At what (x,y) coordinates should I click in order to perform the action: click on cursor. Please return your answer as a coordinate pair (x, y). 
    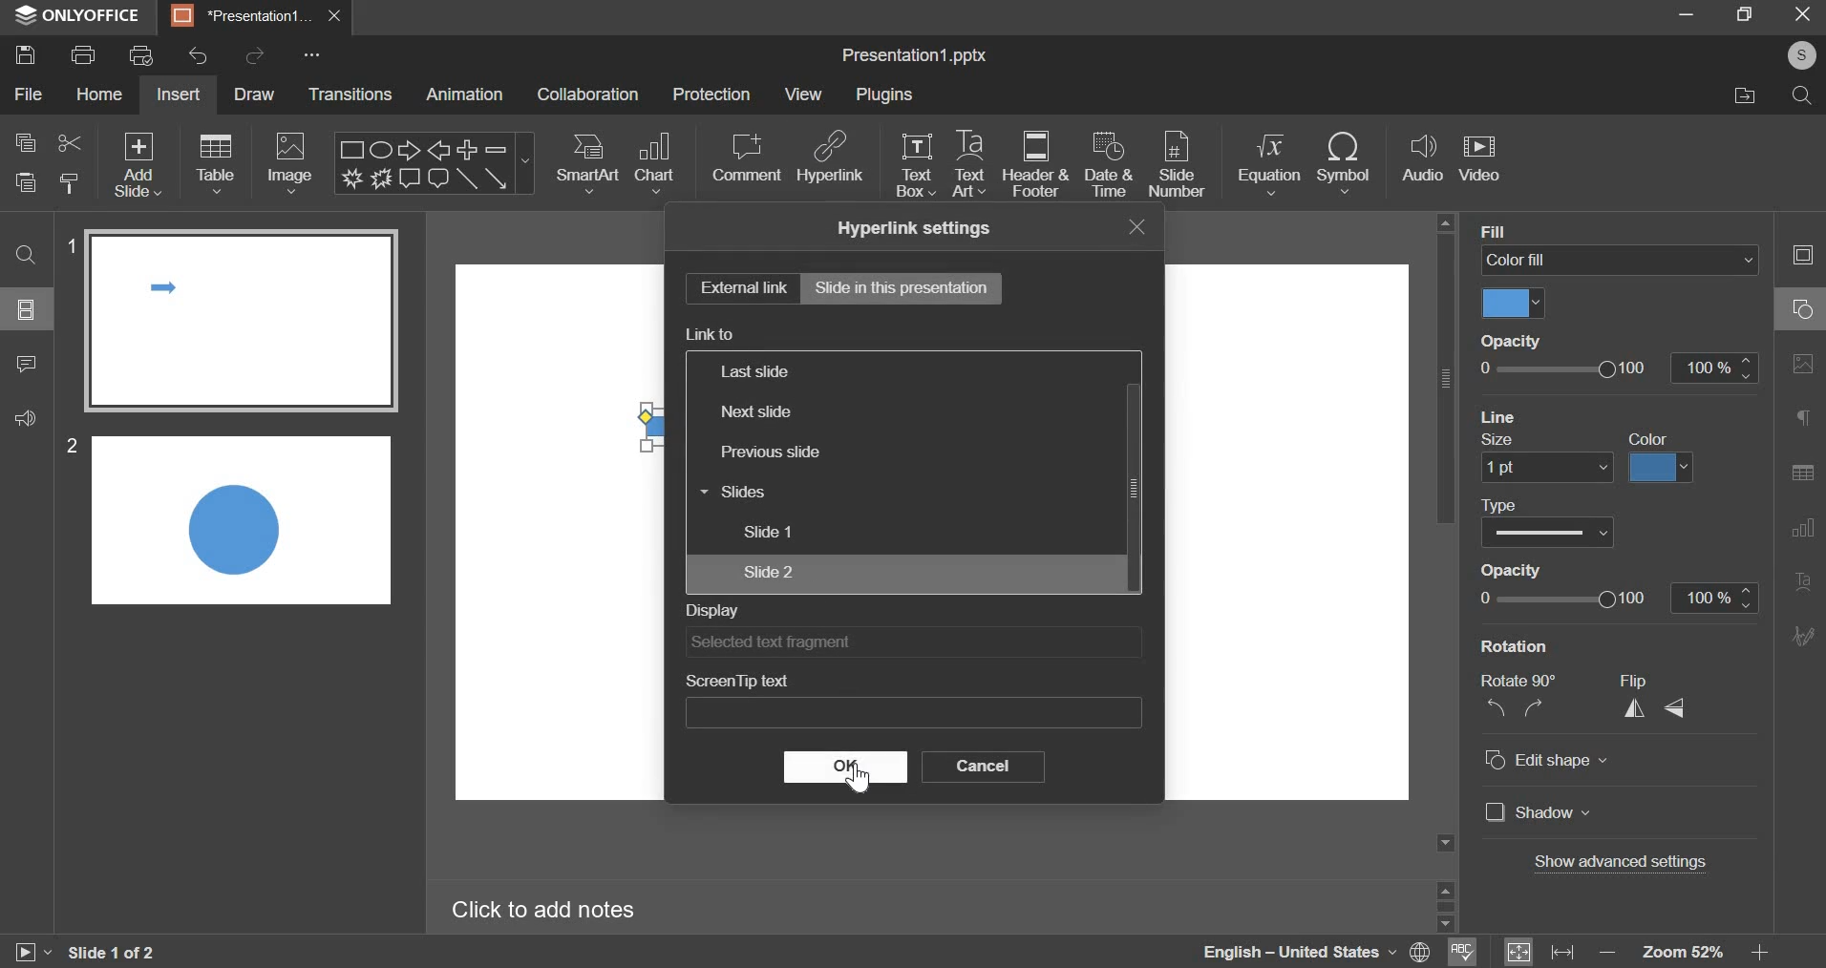
    Looking at the image, I should click on (861, 780).